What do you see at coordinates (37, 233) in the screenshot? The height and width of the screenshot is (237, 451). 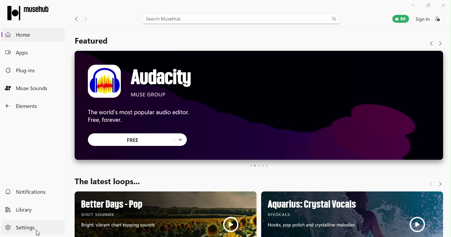 I see `Cursor` at bounding box center [37, 233].